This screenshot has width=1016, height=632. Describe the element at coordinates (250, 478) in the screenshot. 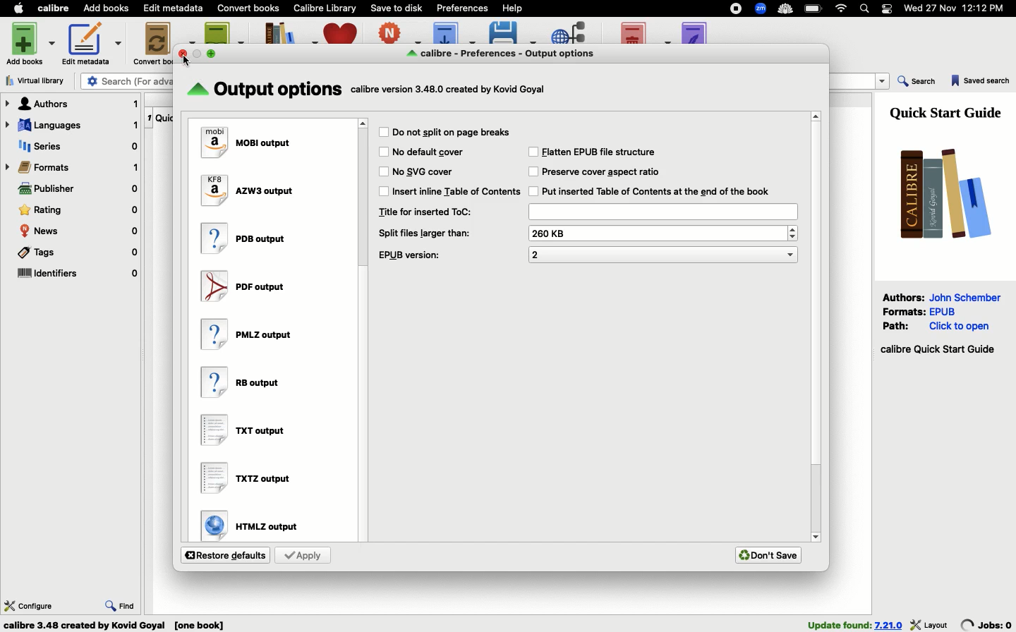

I see `TXTZ` at that location.